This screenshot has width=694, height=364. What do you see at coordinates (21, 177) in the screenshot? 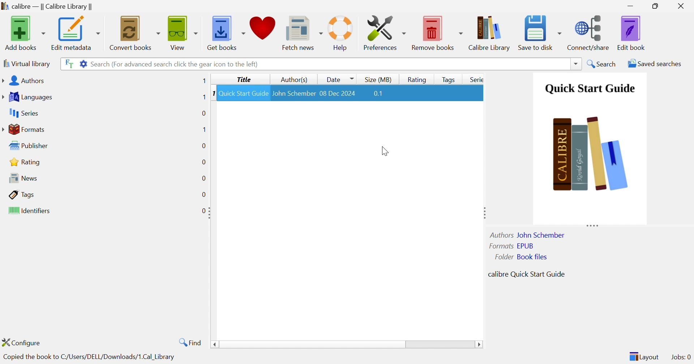
I see `News` at bounding box center [21, 177].